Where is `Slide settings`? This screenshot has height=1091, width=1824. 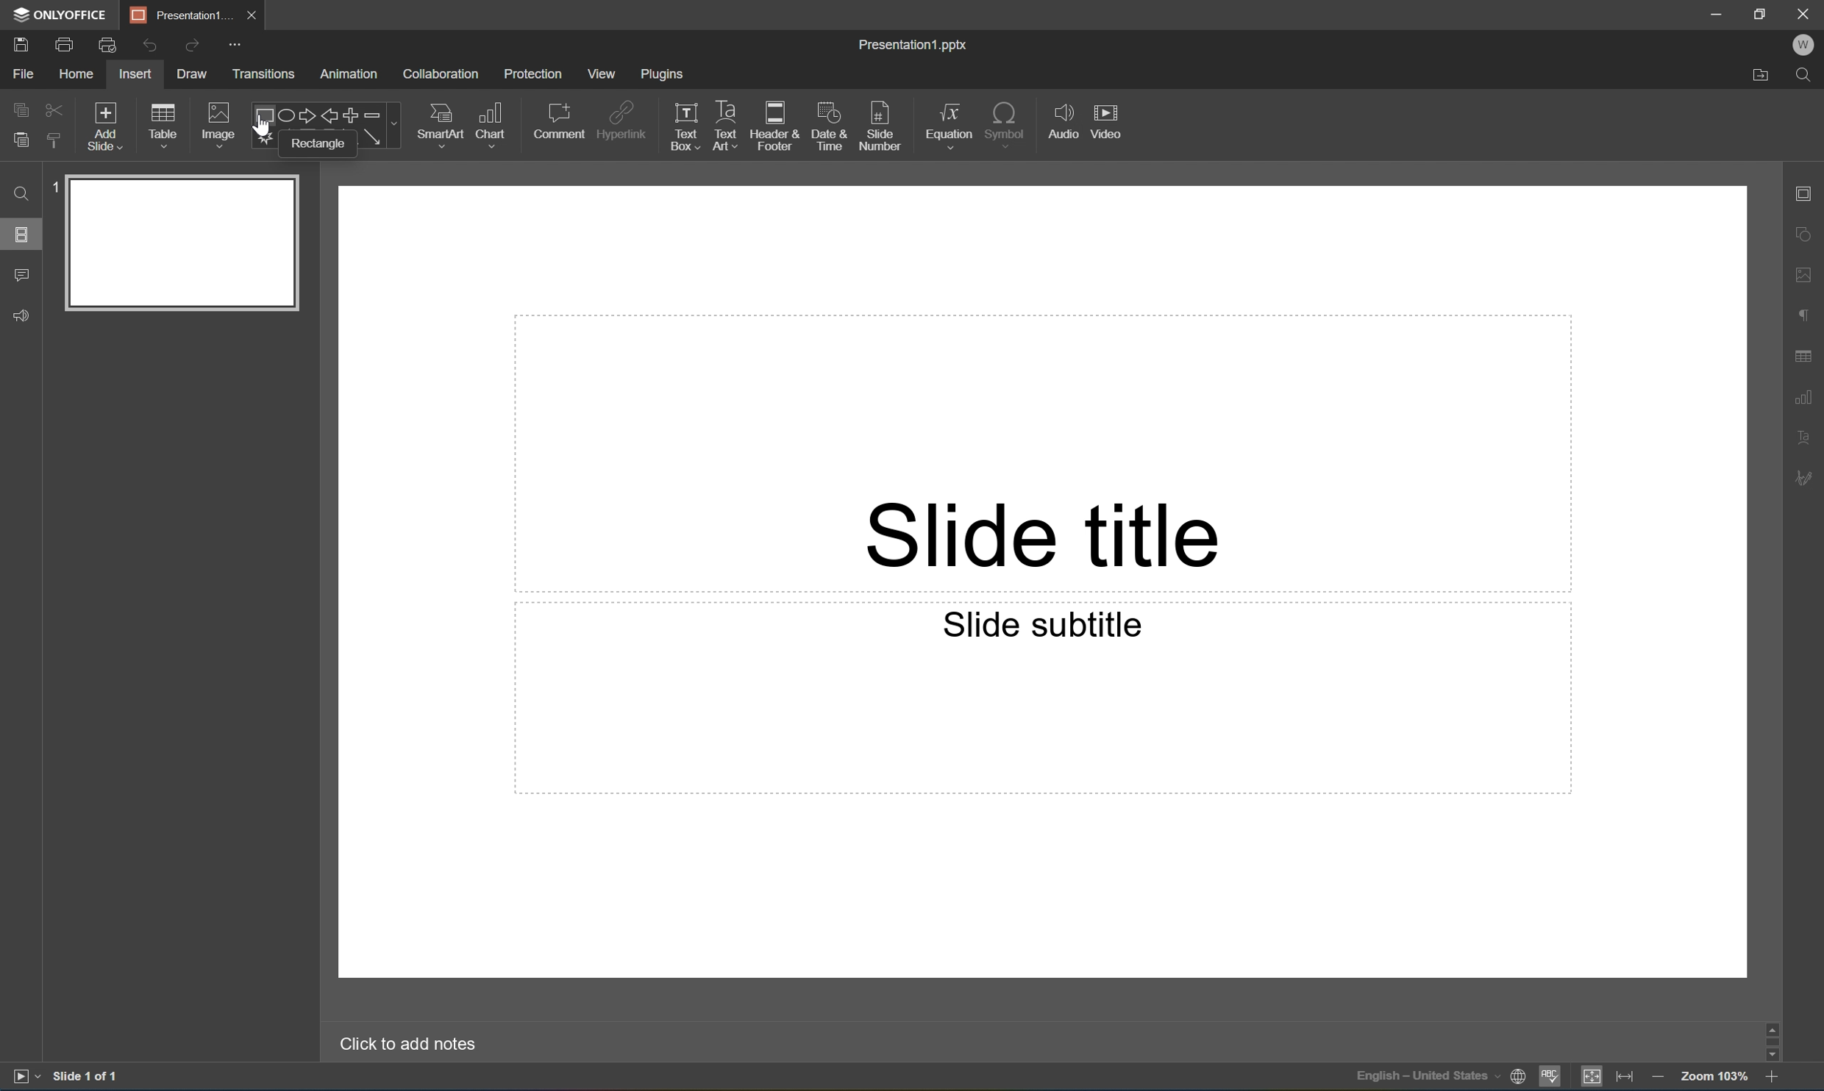
Slide settings is located at coordinates (1809, 193).